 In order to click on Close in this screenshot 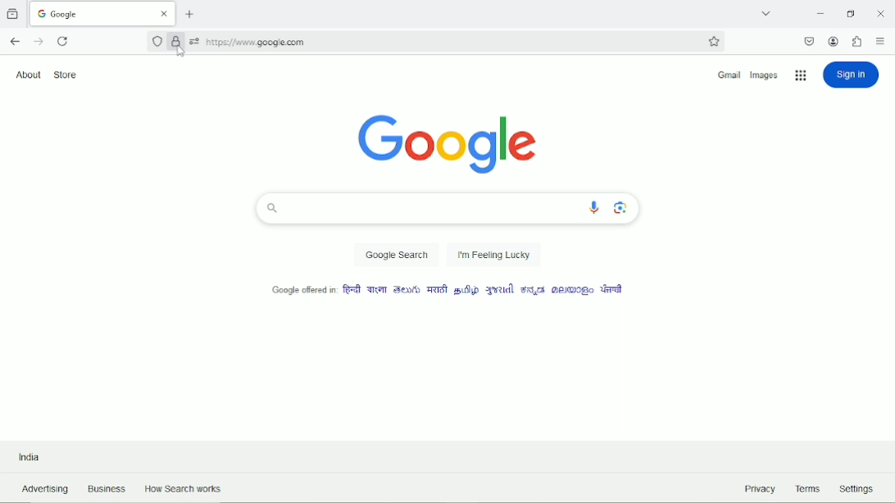, I will do `click(880, 12)`.